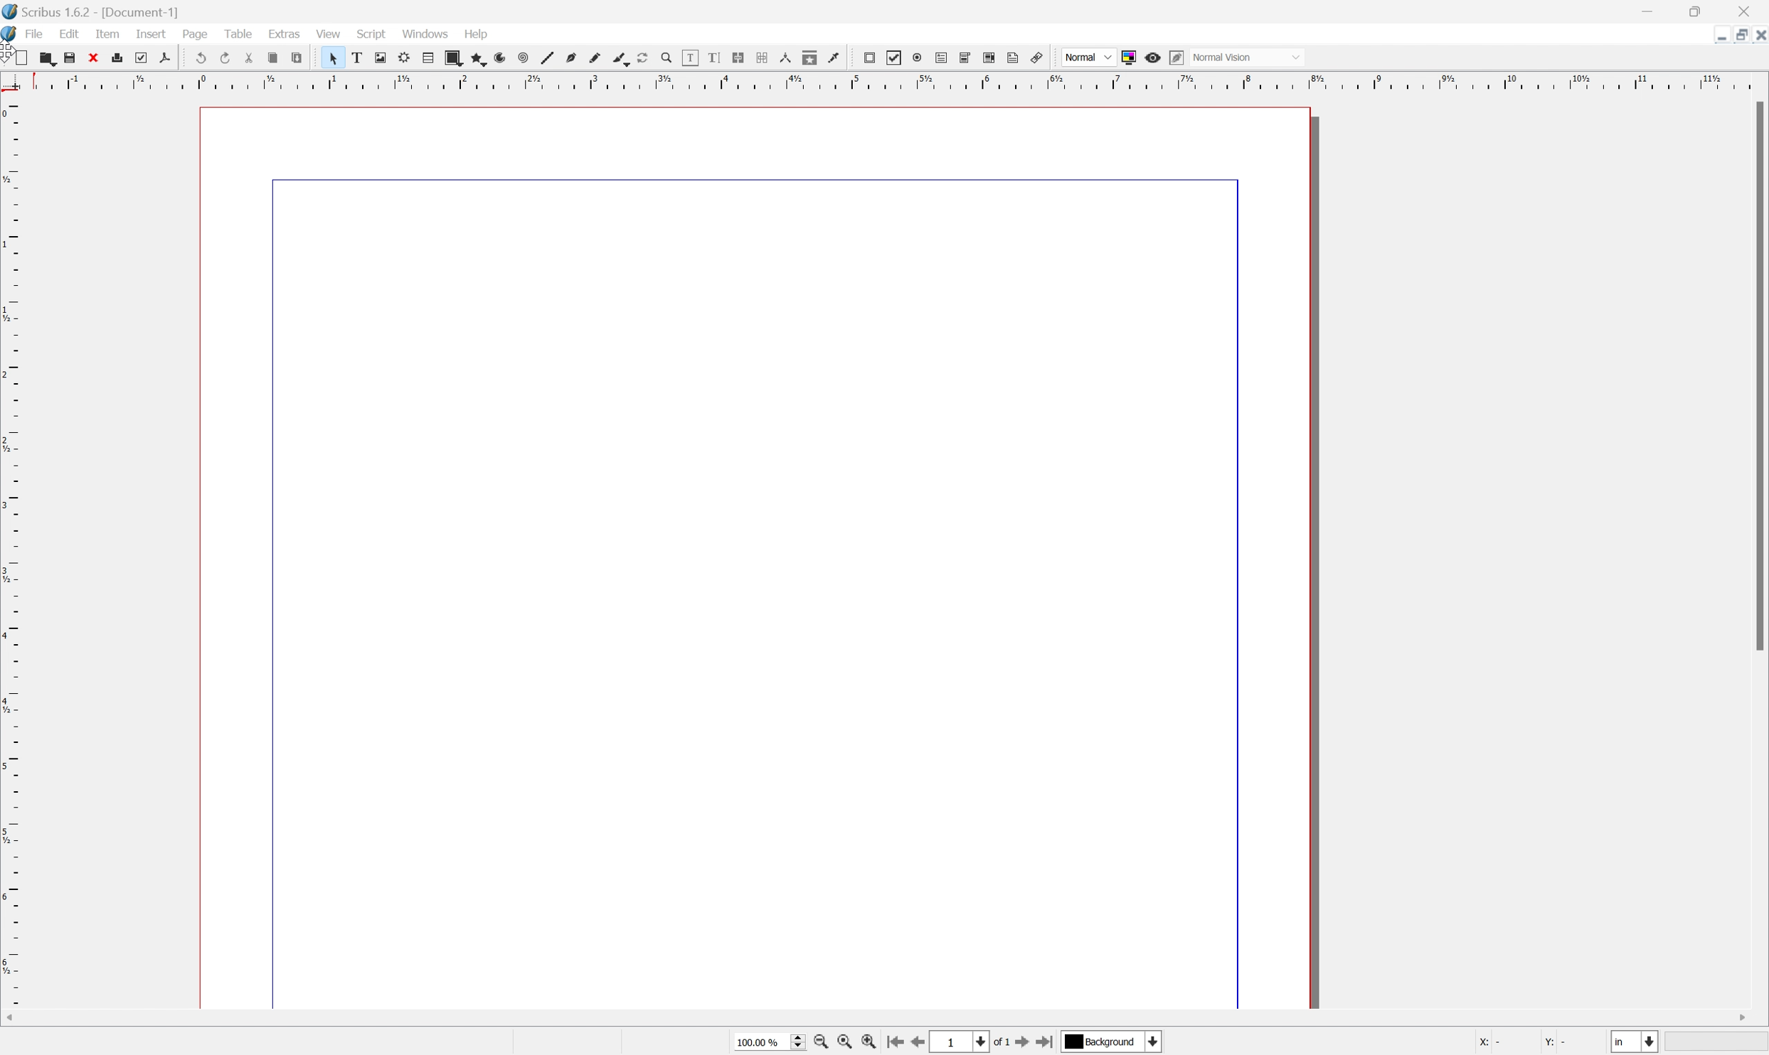  What do you see at coordinates (110, 35) in the screenshot?
I see `item` at bounding box center [110, 35].